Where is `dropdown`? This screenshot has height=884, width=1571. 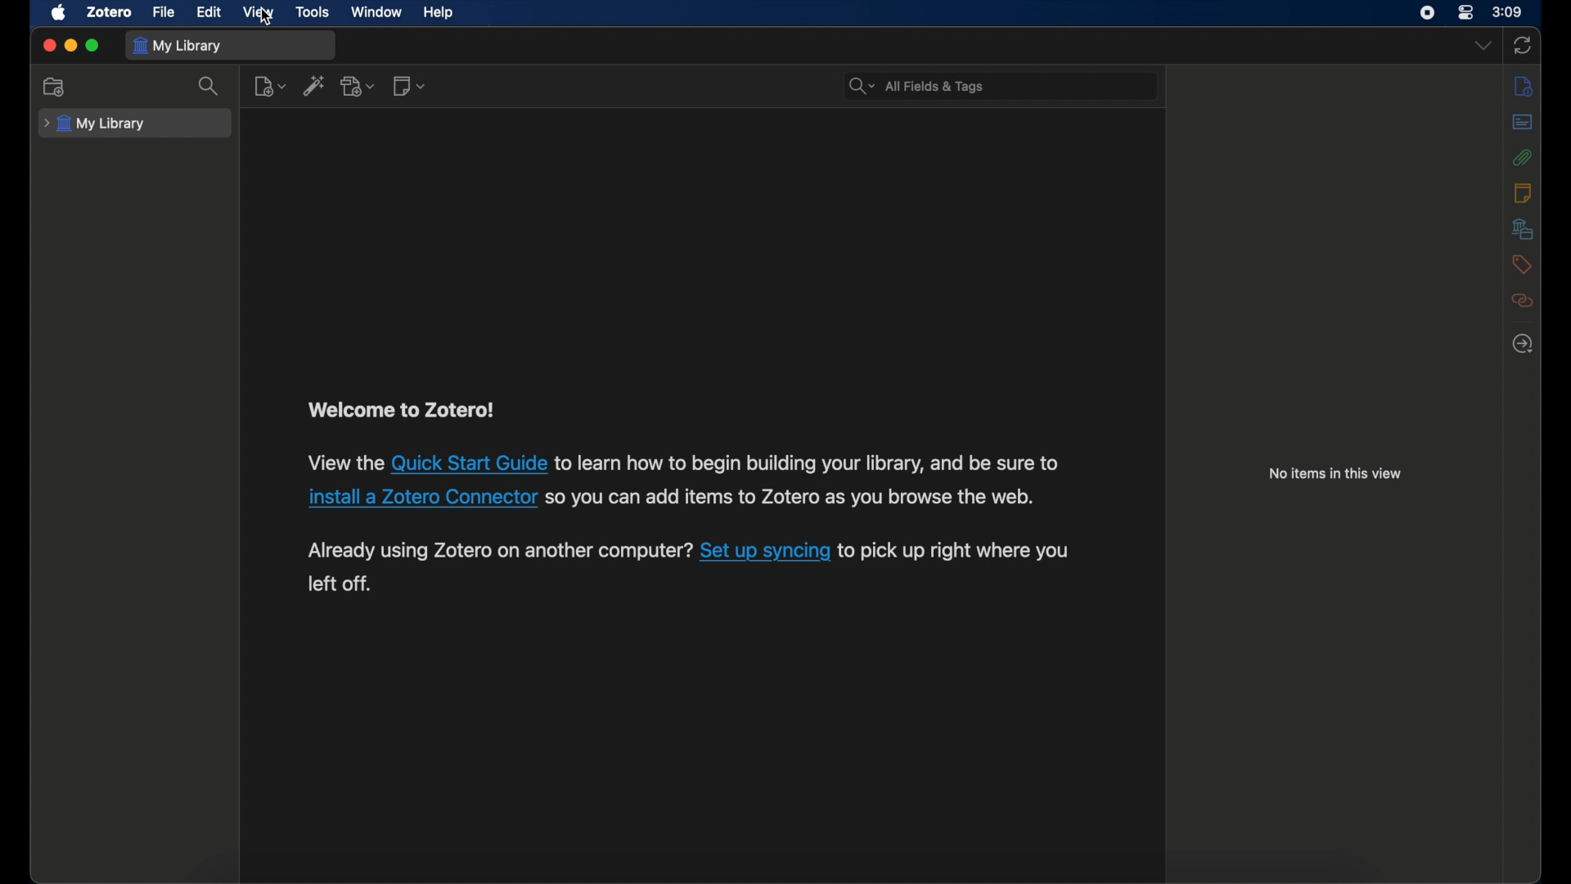 dropdown is located at coordinates (1483, 45).